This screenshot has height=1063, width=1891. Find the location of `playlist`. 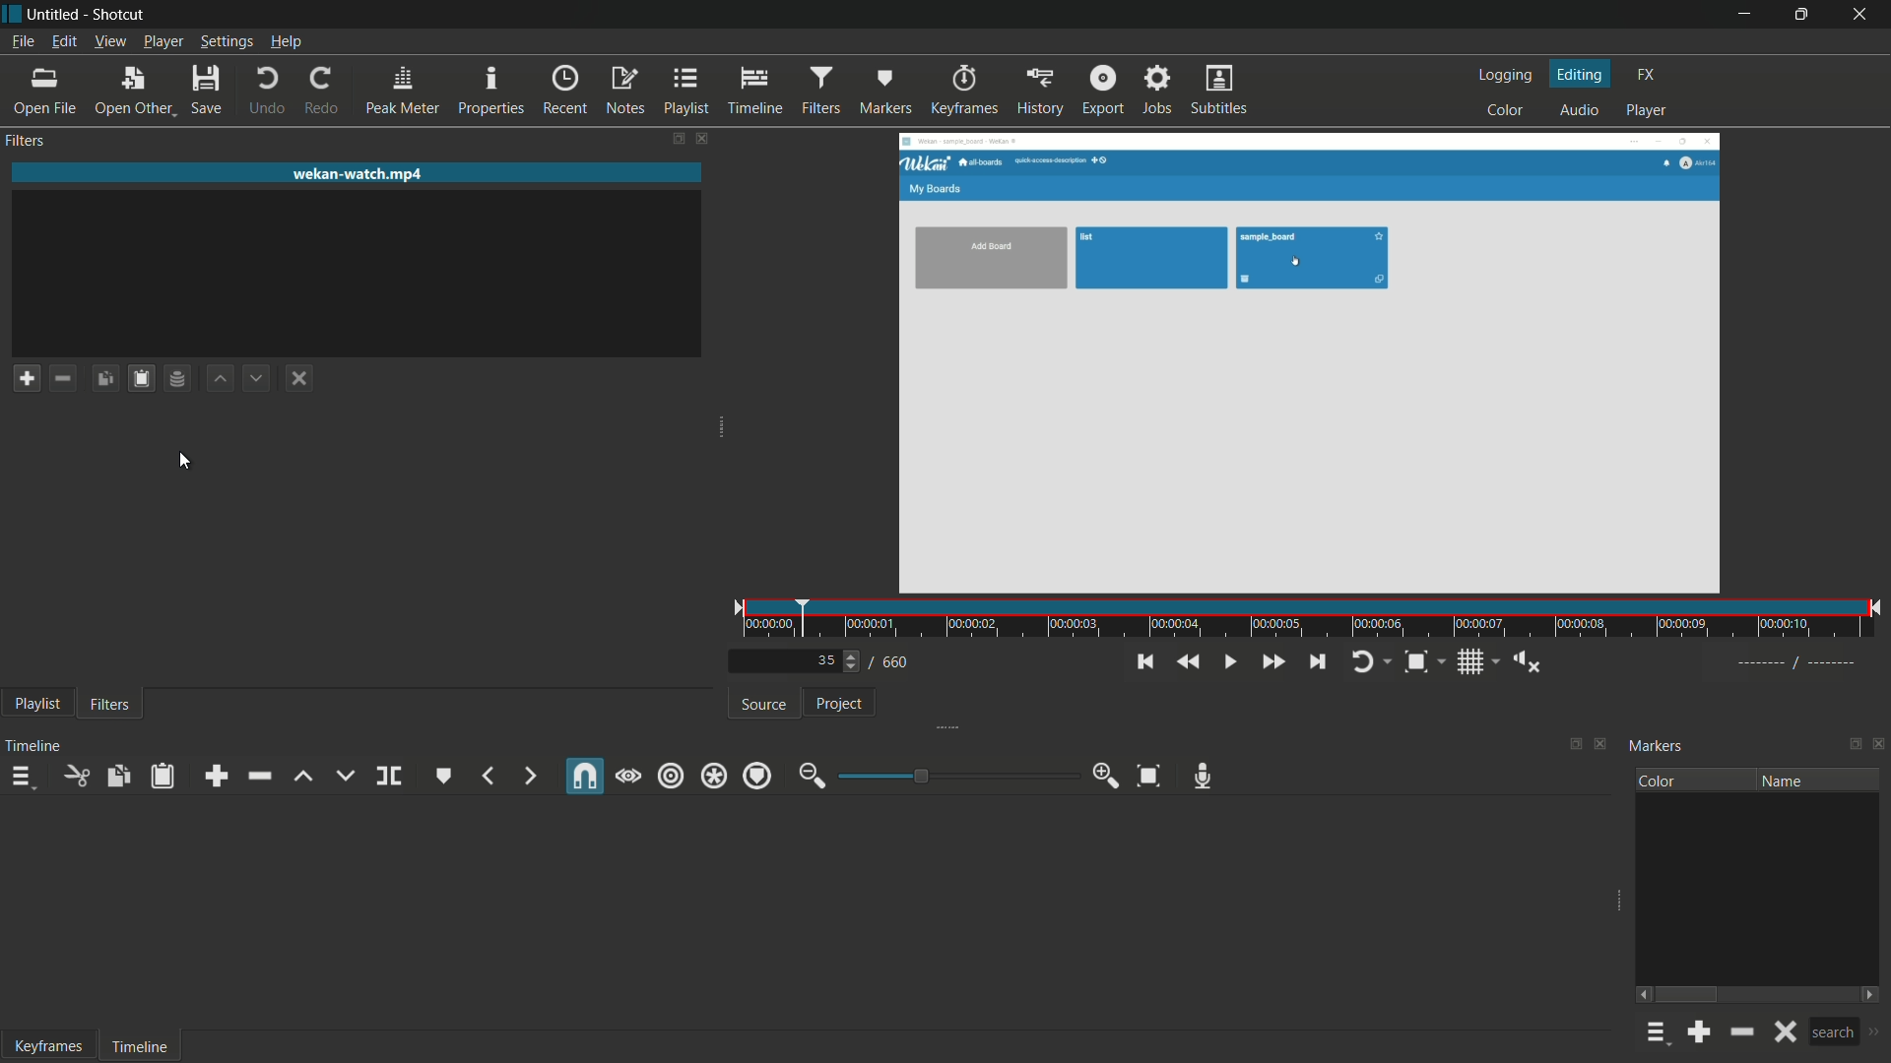

playlist is located at coordinates (37, 705).